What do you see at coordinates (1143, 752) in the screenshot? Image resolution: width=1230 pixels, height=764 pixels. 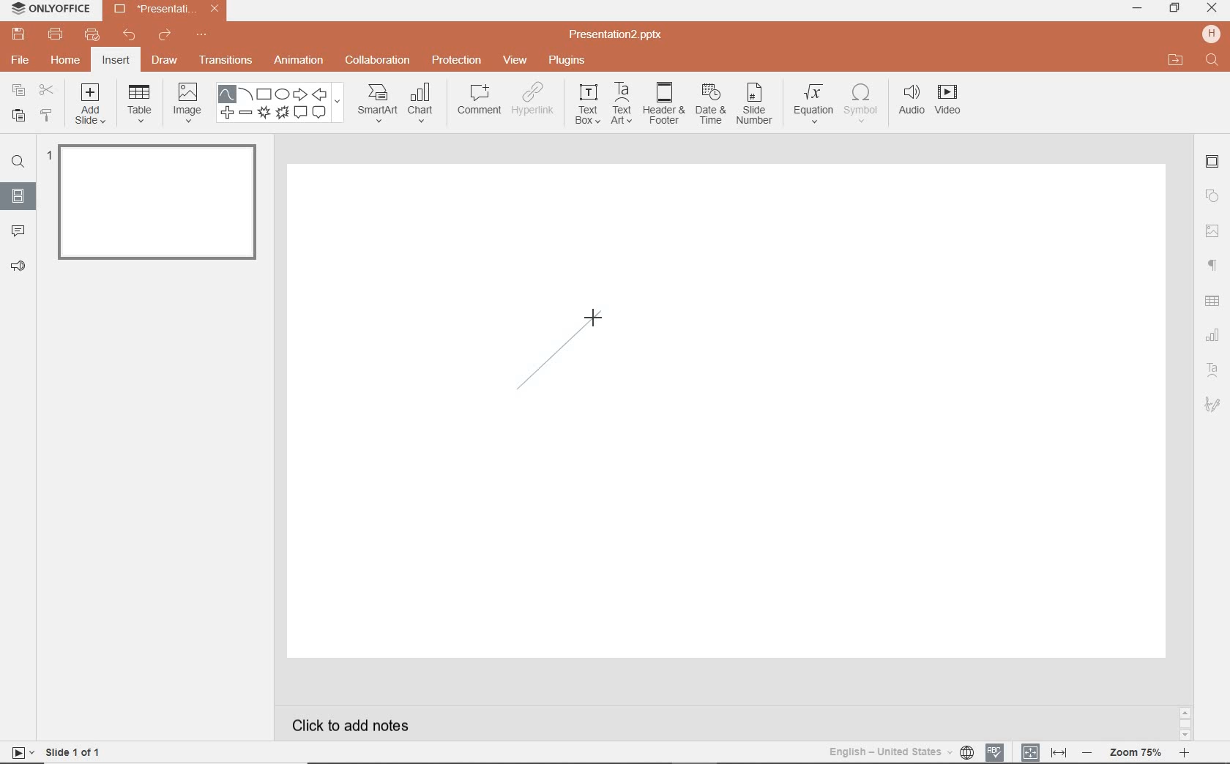 I see `ZOOM` at bounding box center [1143, 752].